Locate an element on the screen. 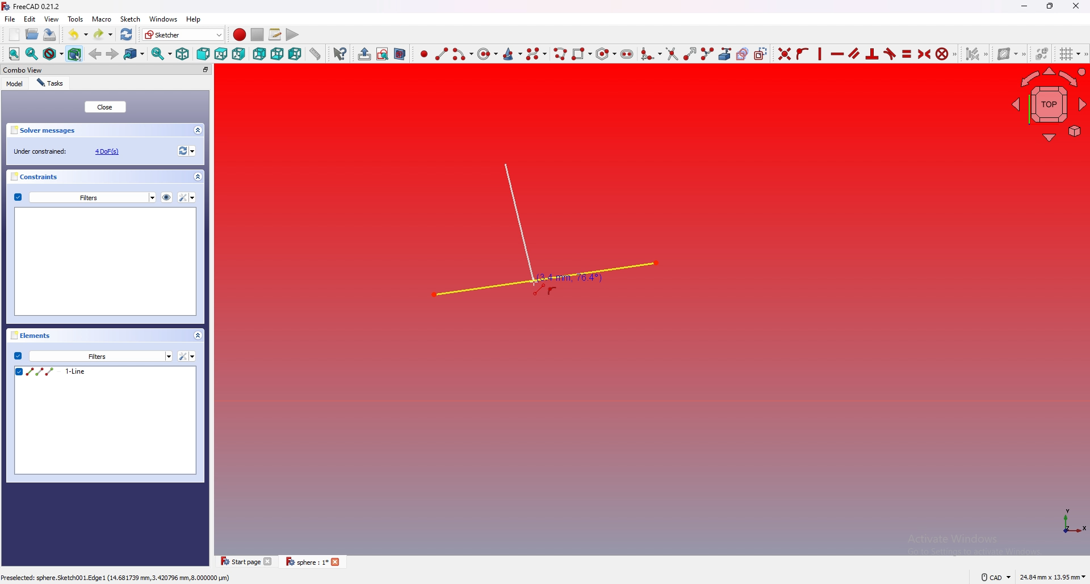  Create B-spline is located at coordinates (537, 53).